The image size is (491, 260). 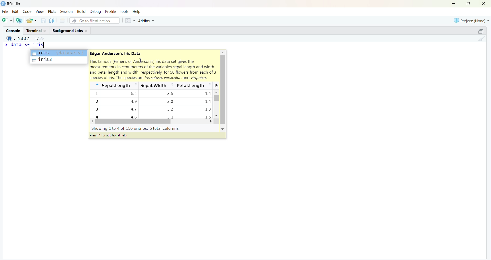 I want to click on RStudio, so click(x=12, y=4).